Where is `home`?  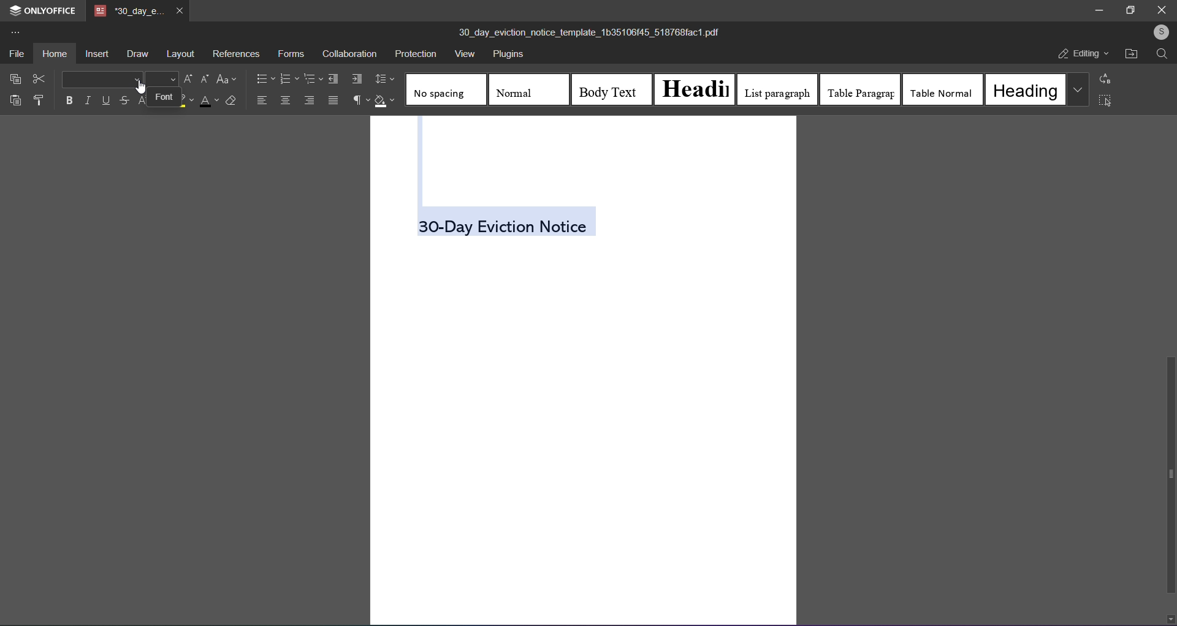
home is located at coordinates (54, 53).